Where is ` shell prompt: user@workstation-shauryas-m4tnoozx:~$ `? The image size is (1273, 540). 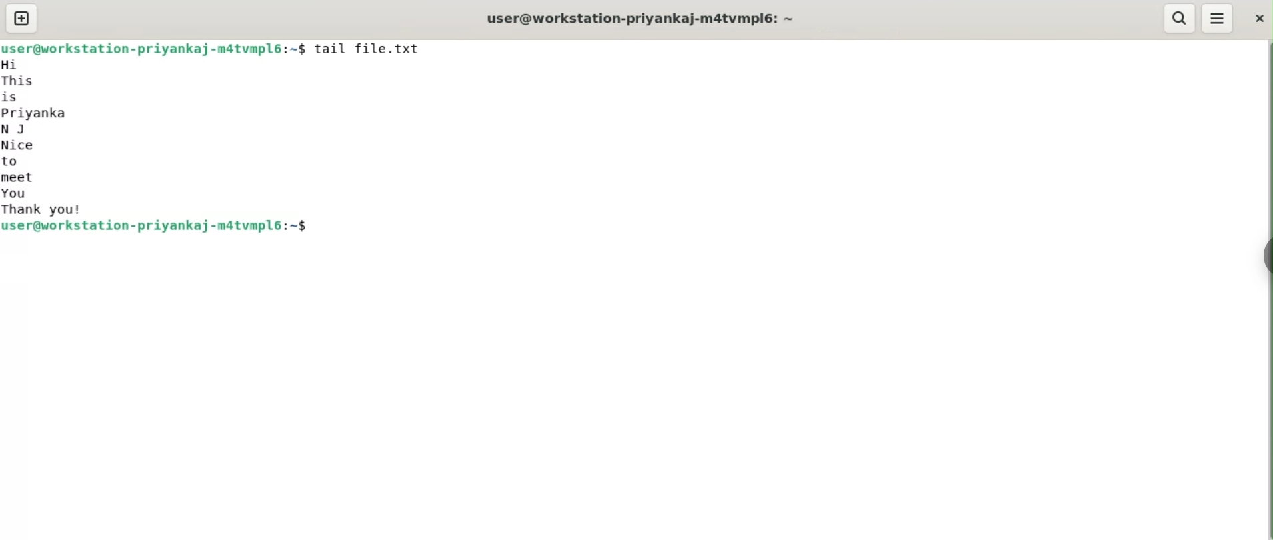  shell prompt: user@workstation-shauryas-m4tnoozx:~$  is located at coordinates (156, 48).